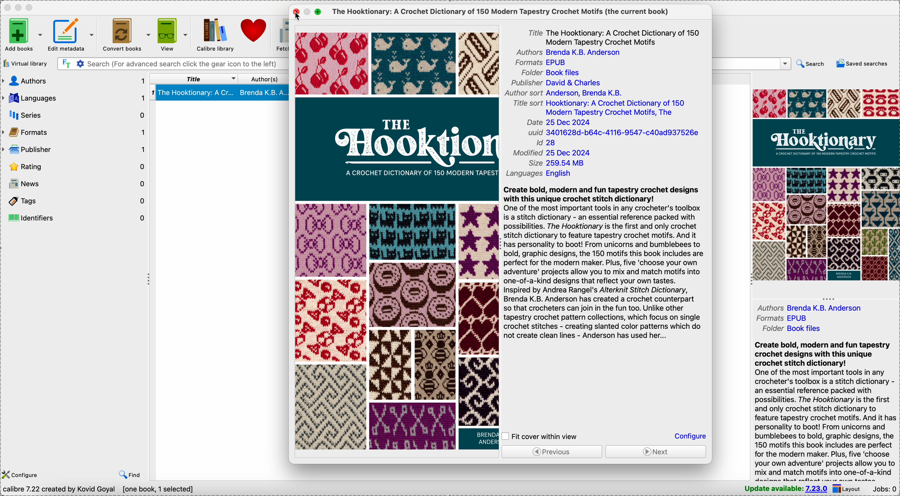 The width and height of the screenshot is (900, 496). Describe the element at coordinates (308, 13) in the screenshot. I see `minimize` at that location.